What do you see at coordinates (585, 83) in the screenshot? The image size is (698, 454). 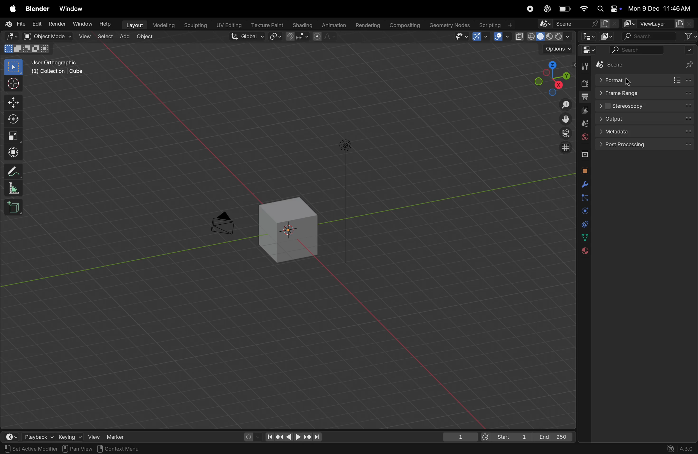 I see `render ` at bounding box center [585, 83].